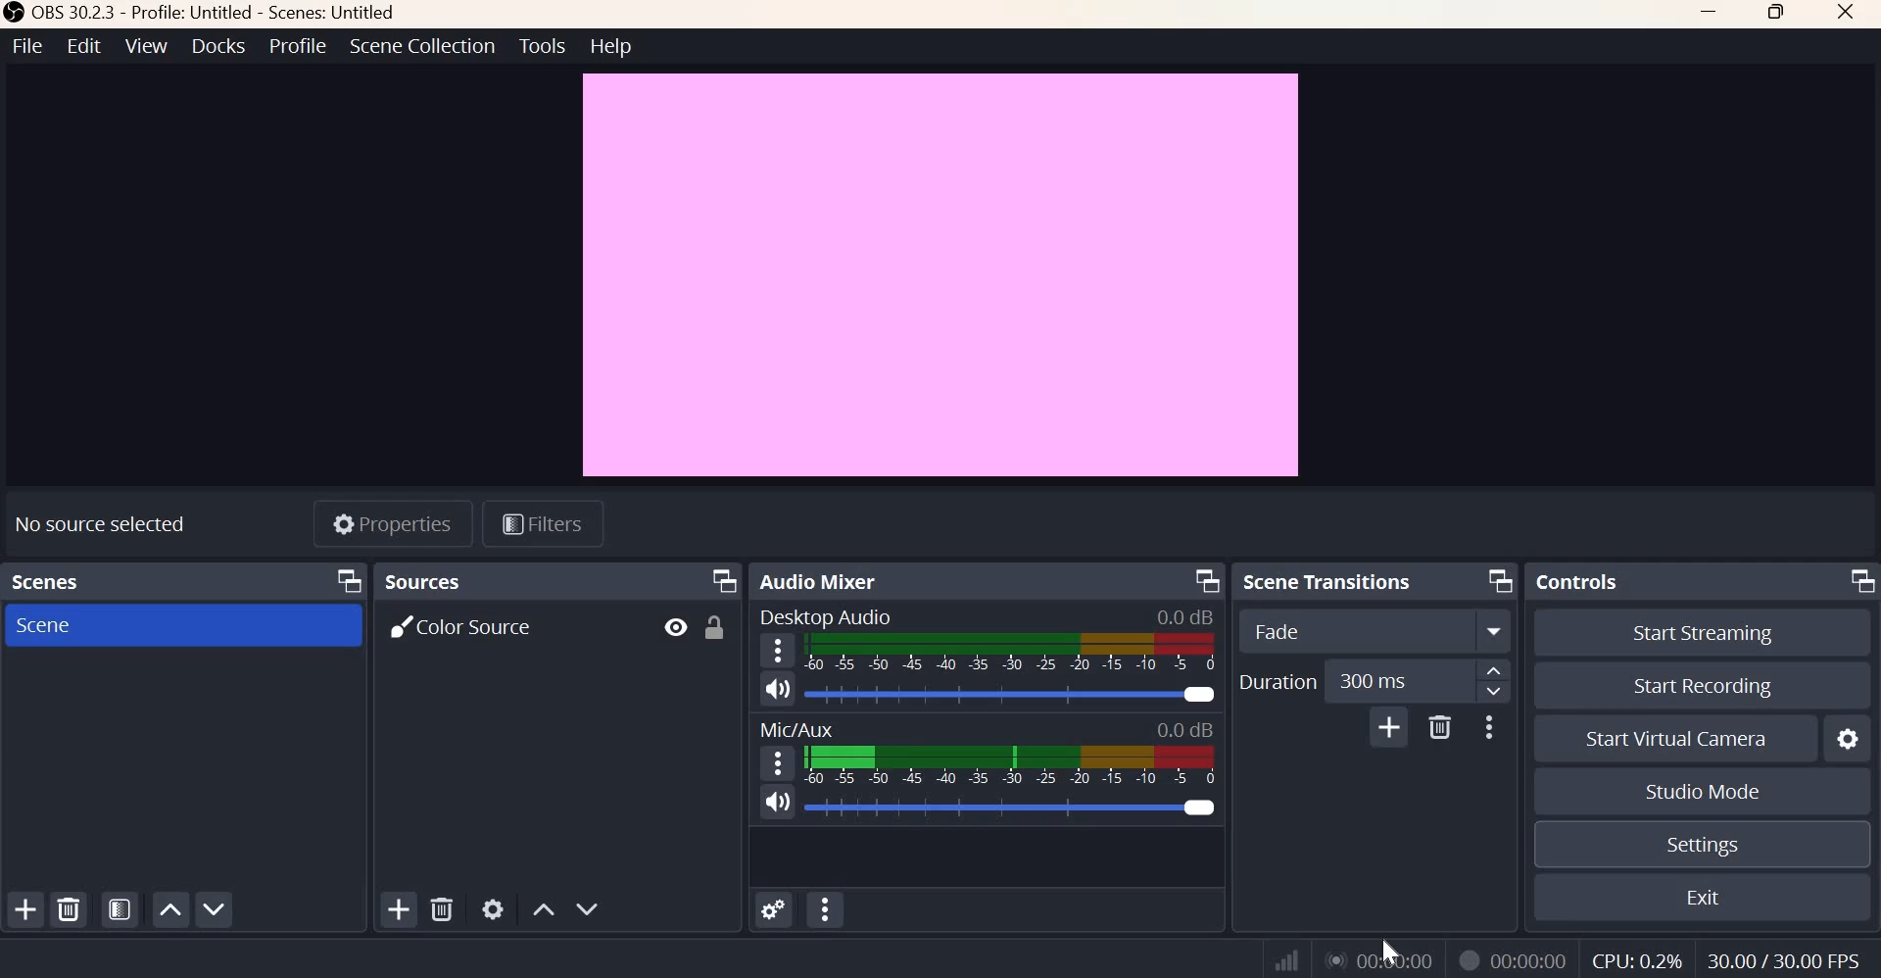 Image resolution: width=1881 pixels, height=978 pixels. What do you see at coordinates (199, 13) in the screenshot?
I see `OBS 30.2.3 - Profile: Untitled - Scenes: Untitled` at bounding box center [199, 13].